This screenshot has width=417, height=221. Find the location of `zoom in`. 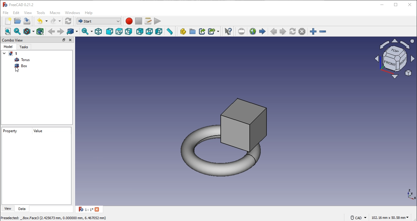

zoom in is located at coordinates (323, 31).